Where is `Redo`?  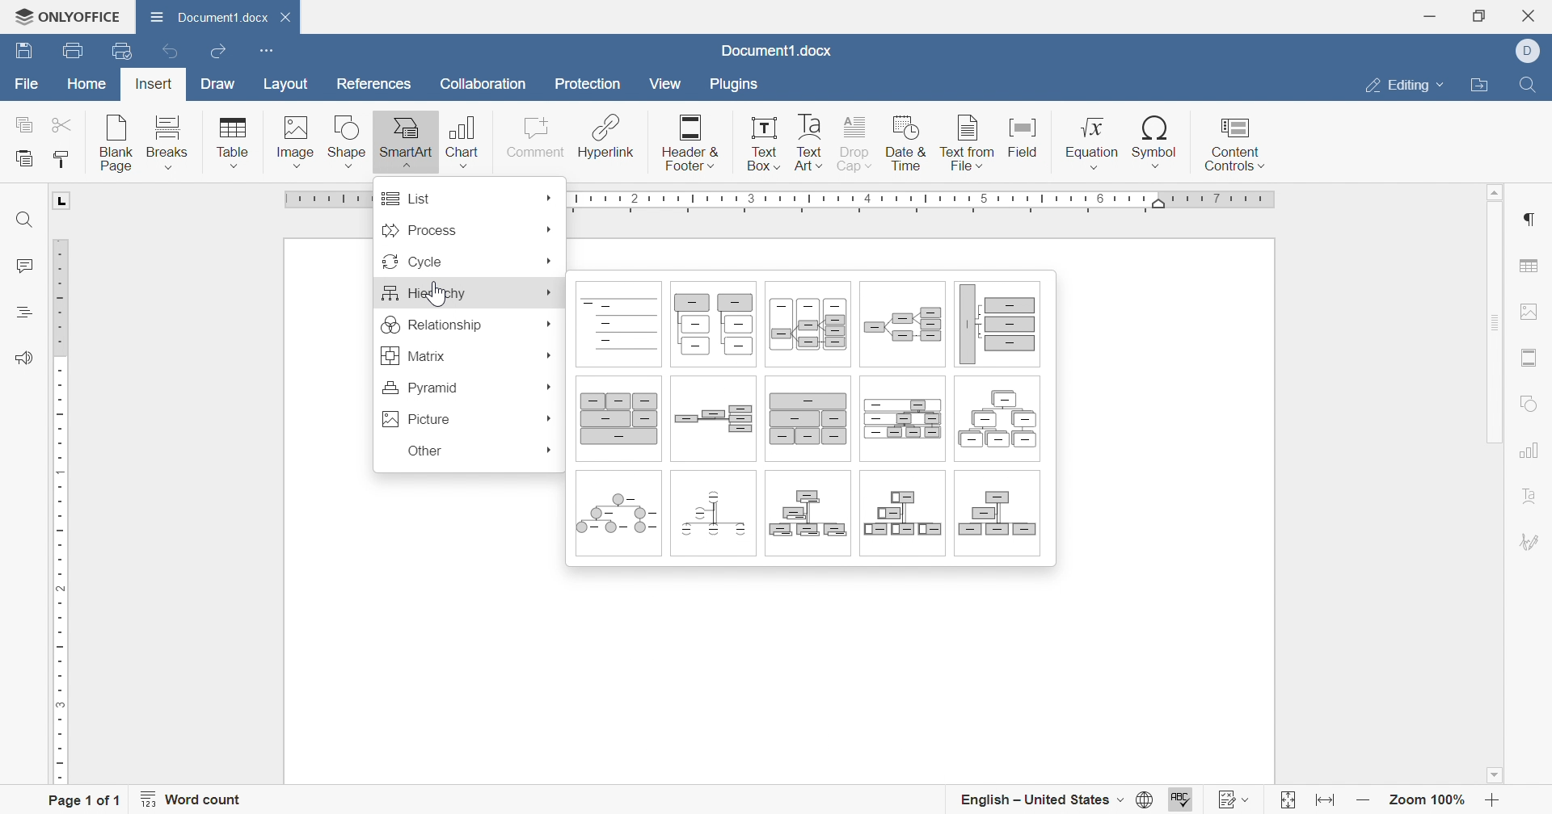 Redo is located at coordinates (219, 52).